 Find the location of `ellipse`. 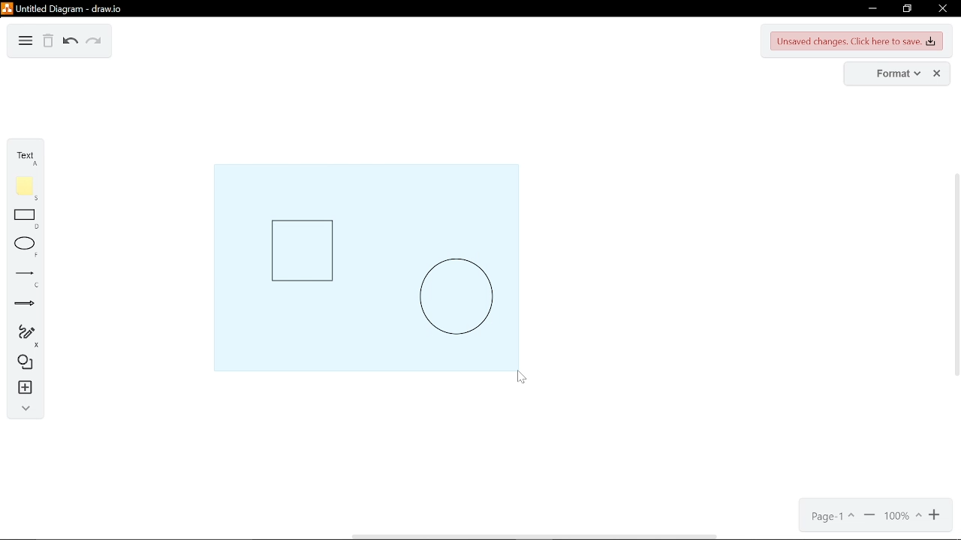

ellipse is located at coordinates (23, 249).